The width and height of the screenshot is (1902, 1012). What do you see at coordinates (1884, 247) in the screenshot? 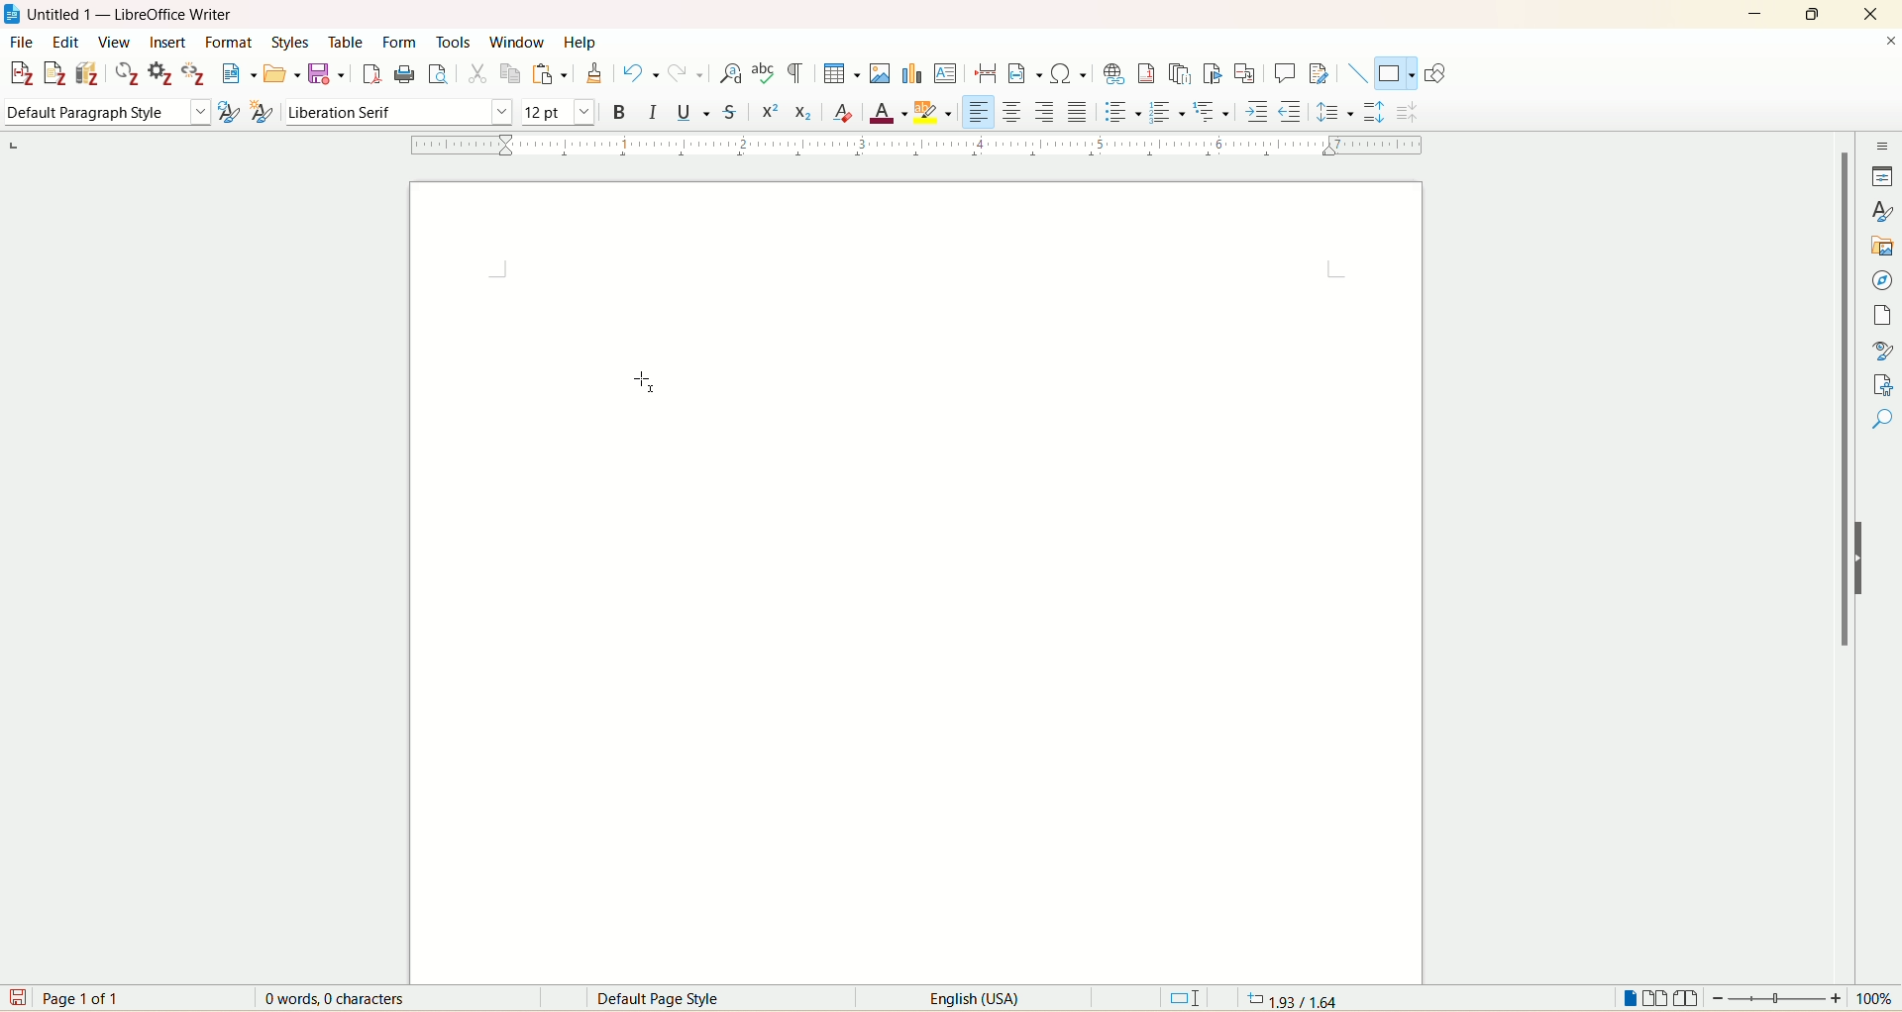
I see `gallary` at bounding box center [1884, 247].